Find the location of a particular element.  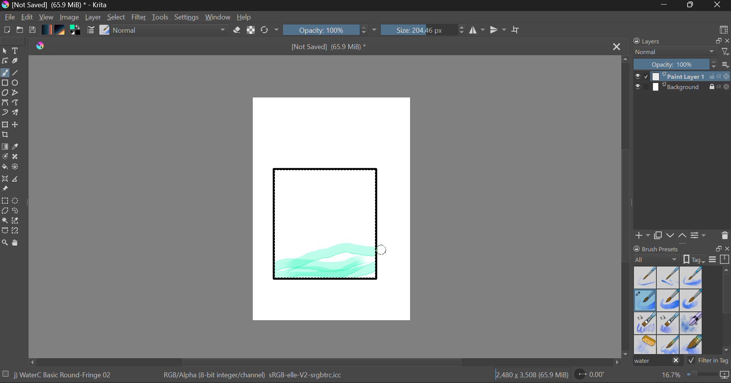

Bezier Curve is located at coordinates (5, 103).